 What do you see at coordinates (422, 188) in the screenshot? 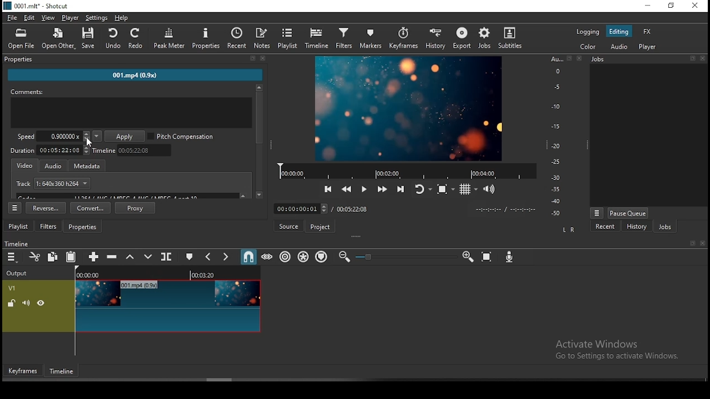
I see `toggle player looping` at bounding box center [422, 188].